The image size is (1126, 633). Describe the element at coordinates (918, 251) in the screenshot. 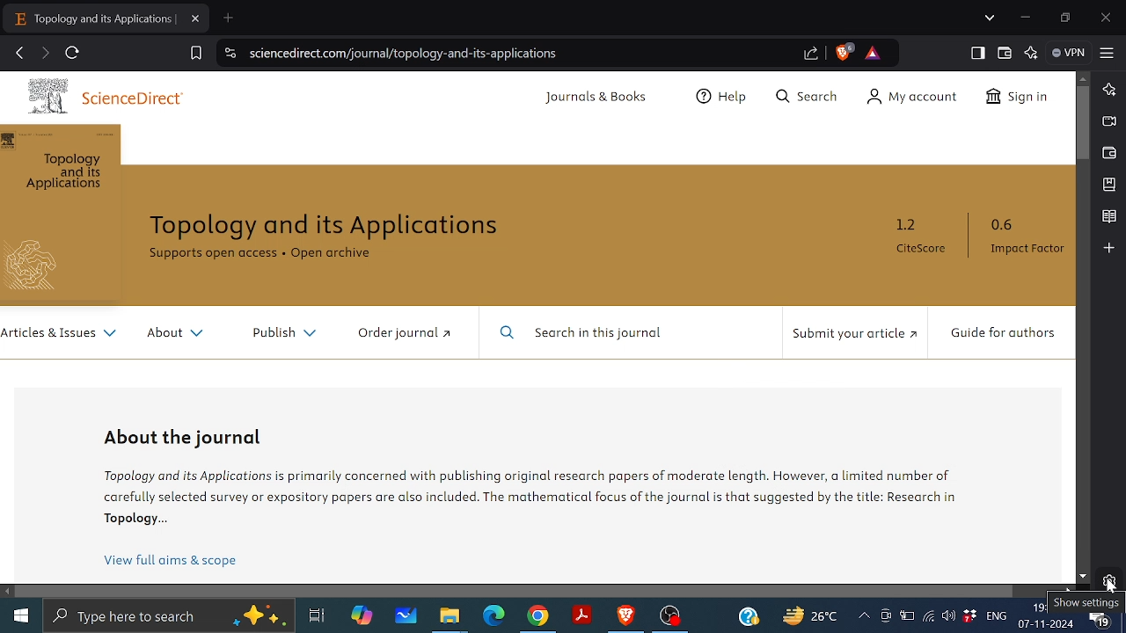

I see `CiteScore` at that location.